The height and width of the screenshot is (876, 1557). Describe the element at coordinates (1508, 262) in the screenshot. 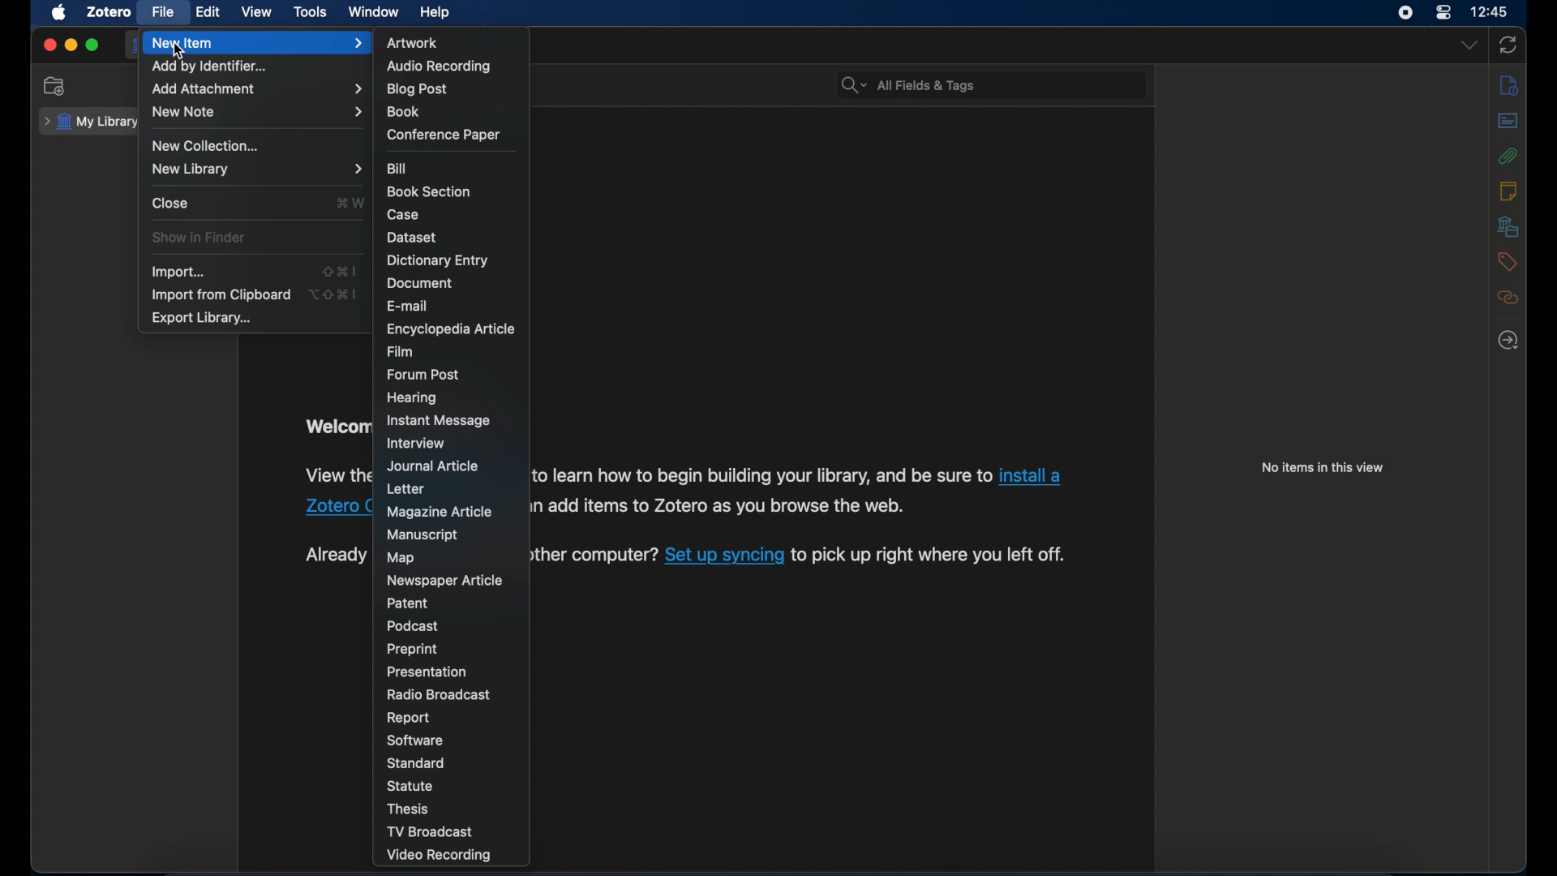

I see `tags` at that location.